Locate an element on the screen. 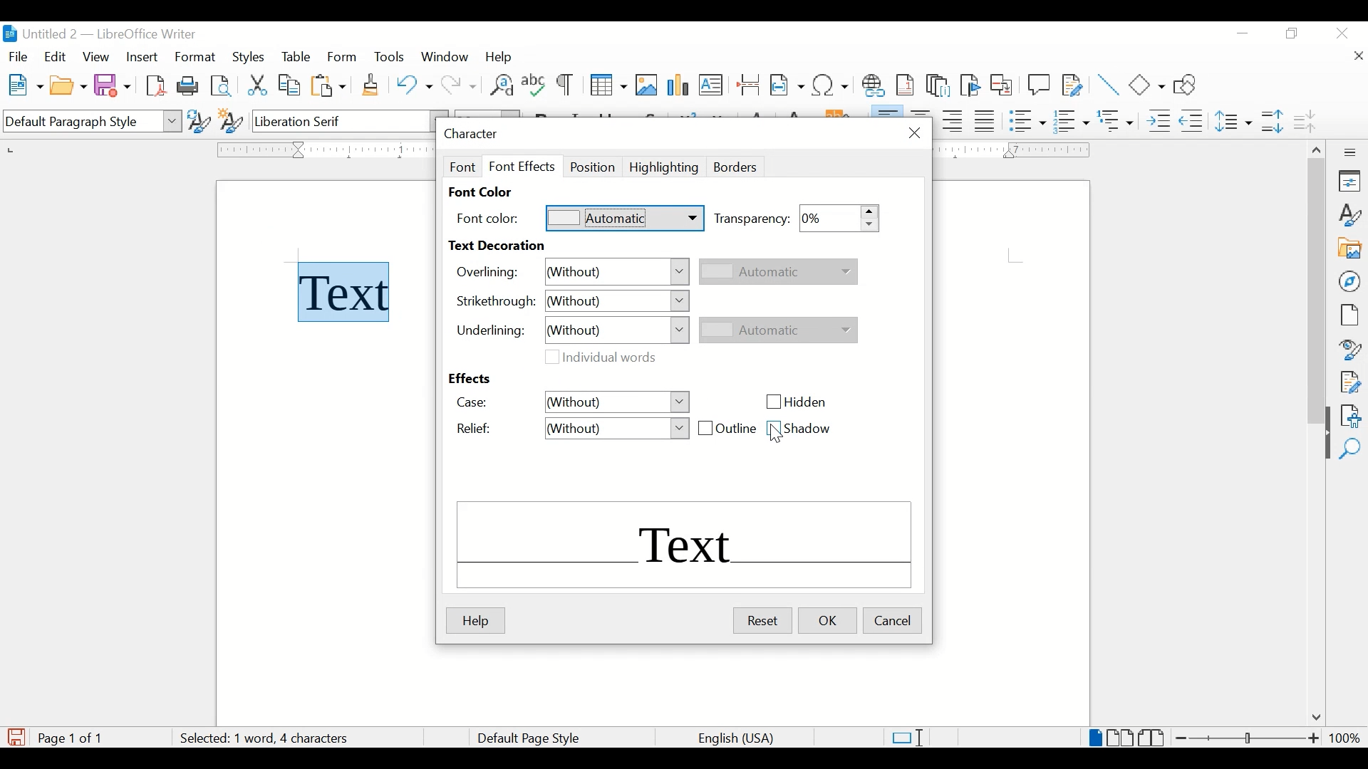  font  is located at coordinates (461, 167).